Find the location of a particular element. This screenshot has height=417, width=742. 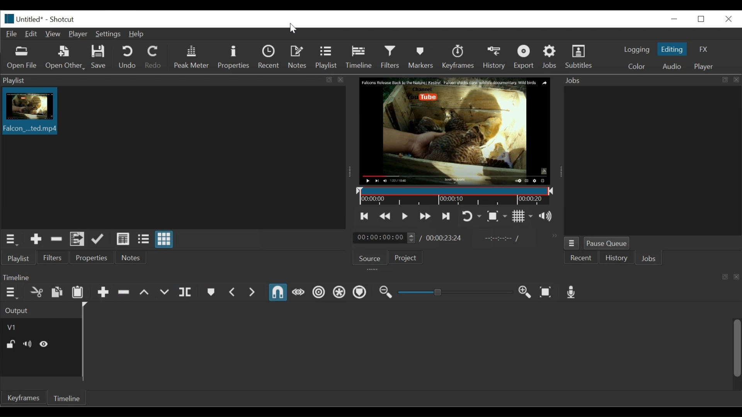

Notes is located at coordinates (134, 258).